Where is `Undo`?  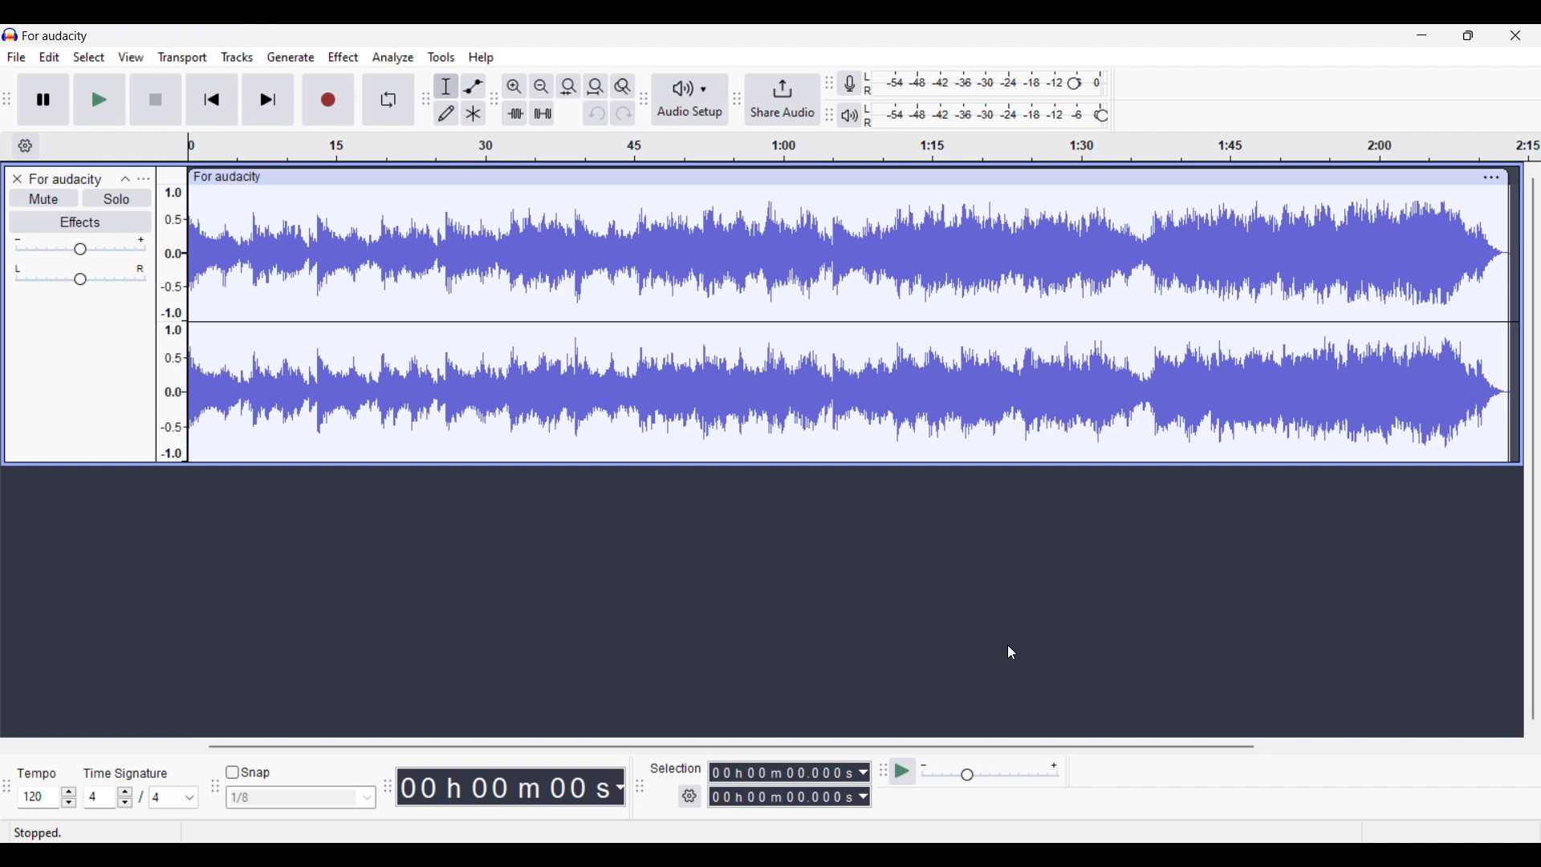
Undo is located at coordinates (596, 113).